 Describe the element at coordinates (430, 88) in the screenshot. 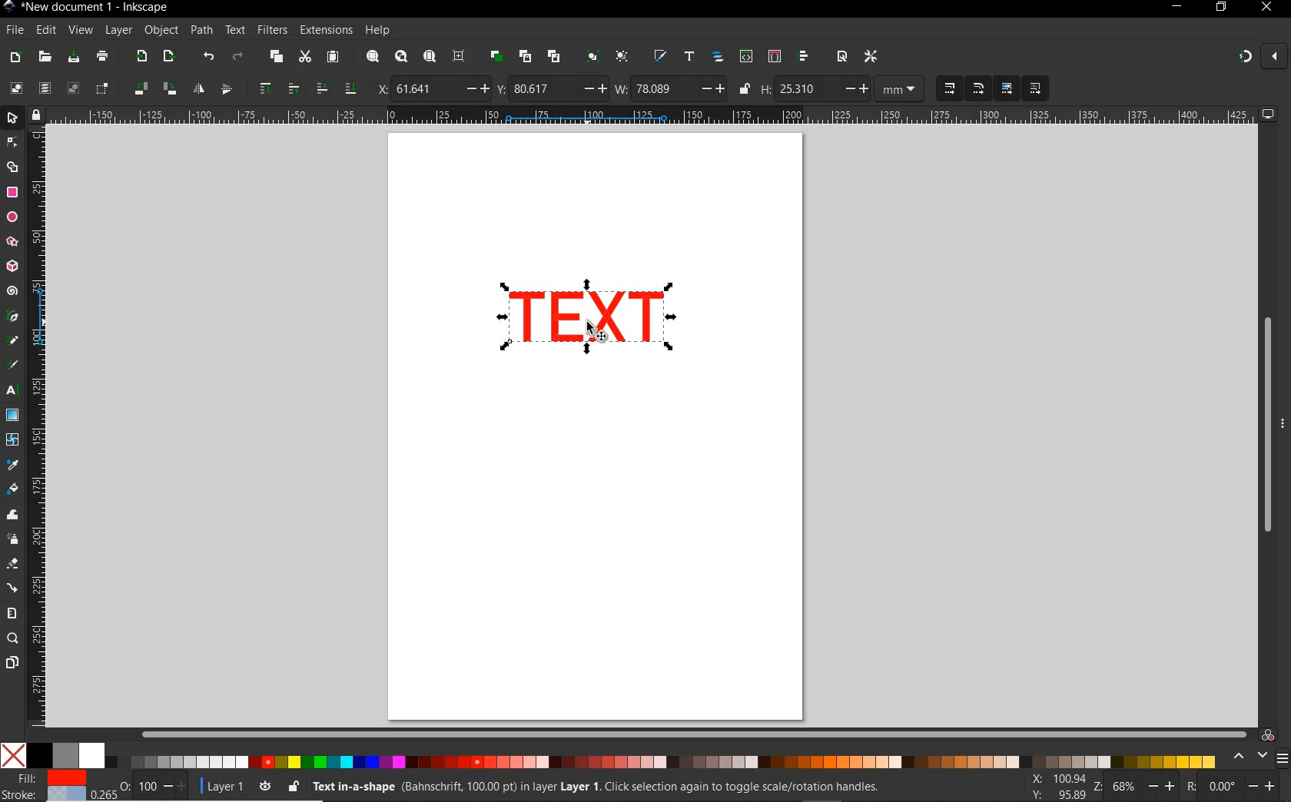

I see `horizontal coordinate of selection` at that location.